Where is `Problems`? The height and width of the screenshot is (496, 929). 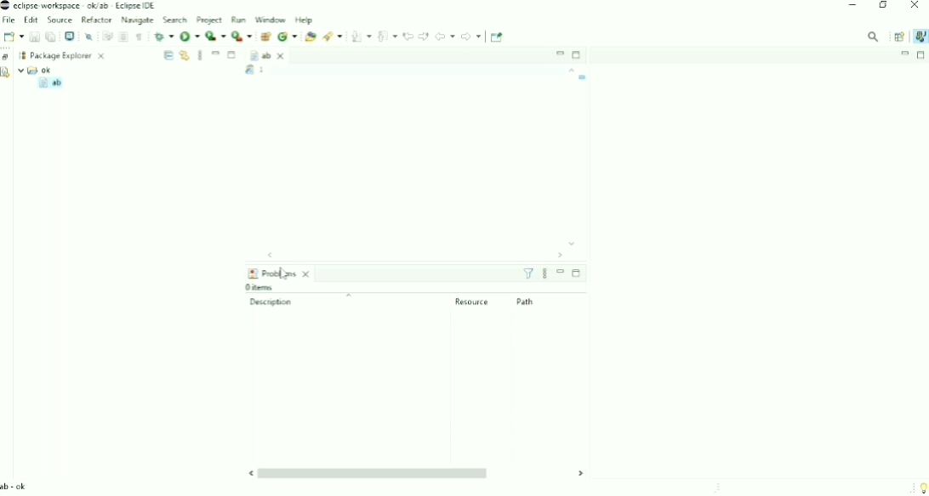
Problems is located at coordinates (280, 273).